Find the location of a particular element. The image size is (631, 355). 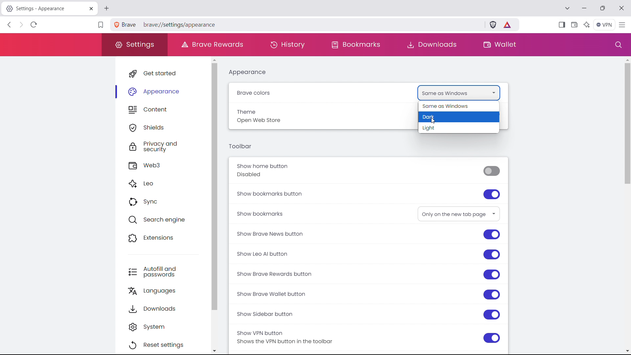

close is located at coordinates (622, 8).